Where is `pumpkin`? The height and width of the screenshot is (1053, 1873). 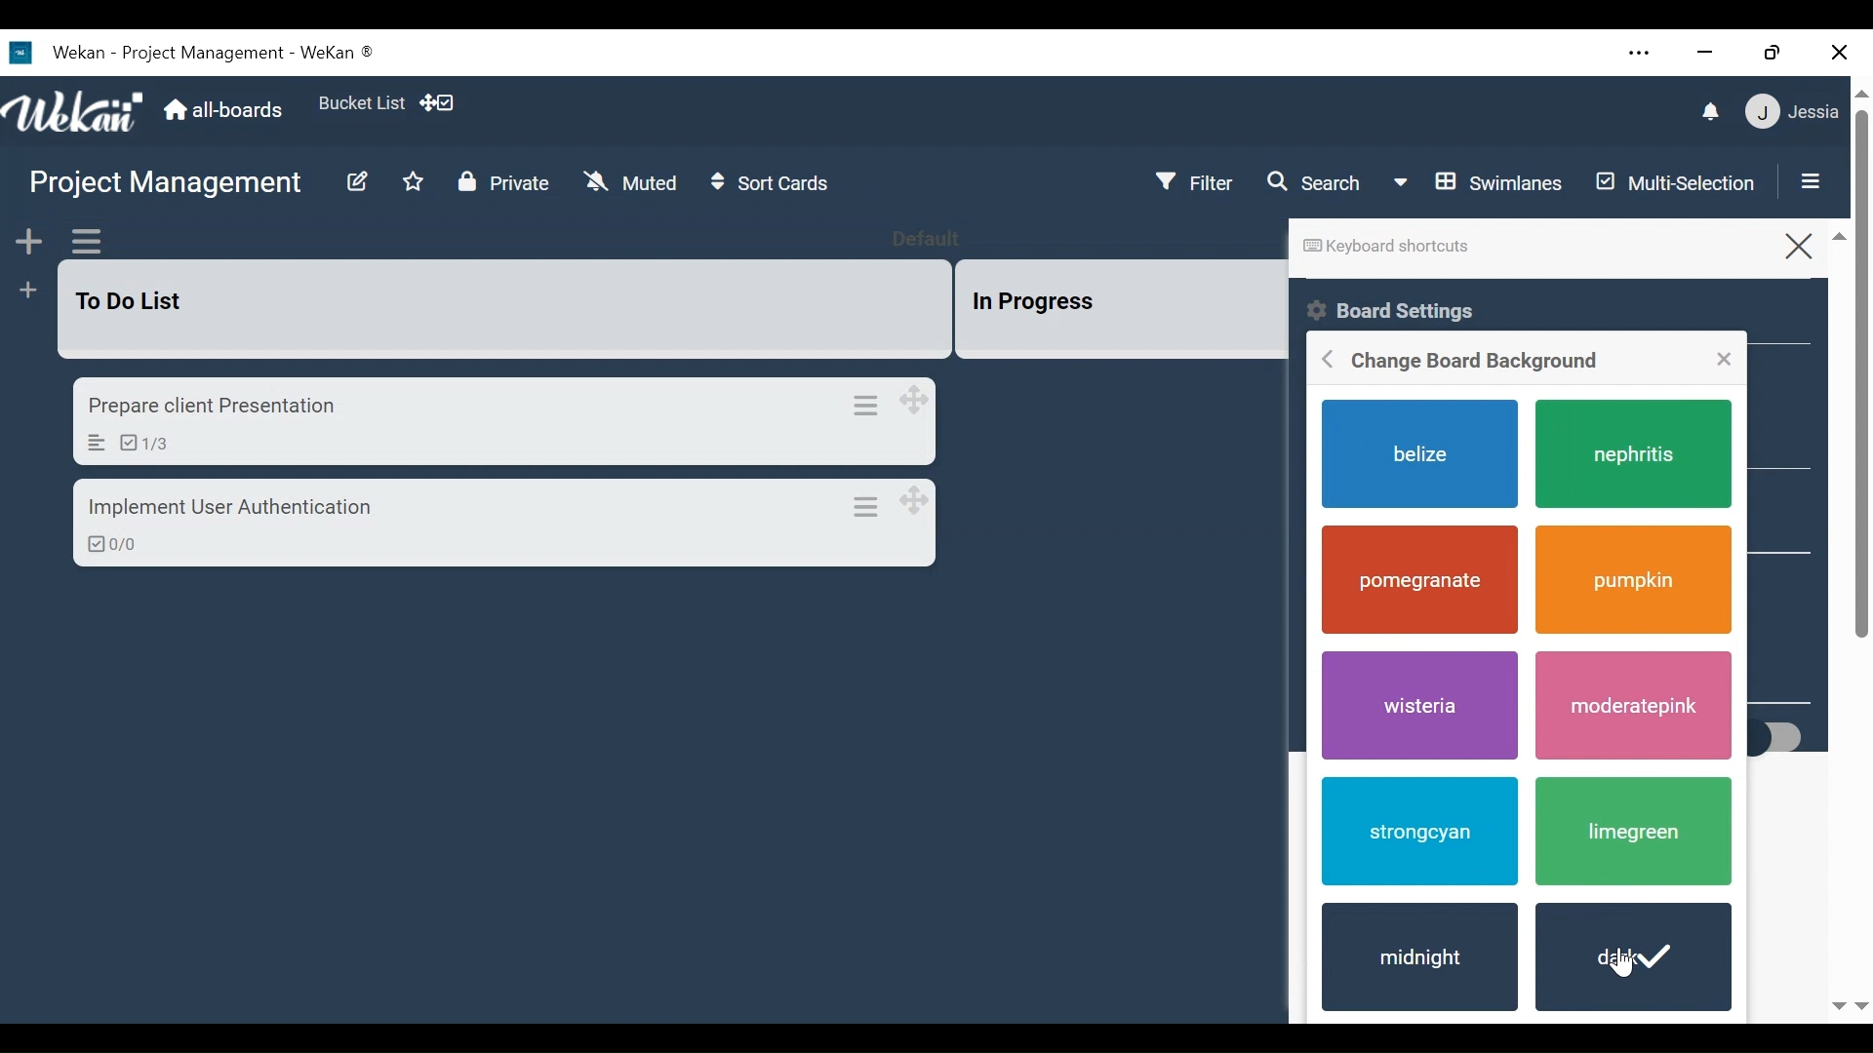 pumpkin is located at coordinates (1633, 578).